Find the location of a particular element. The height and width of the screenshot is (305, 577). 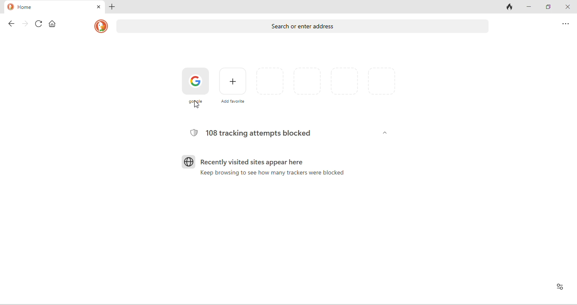

home is located at coordinates (52, 24).